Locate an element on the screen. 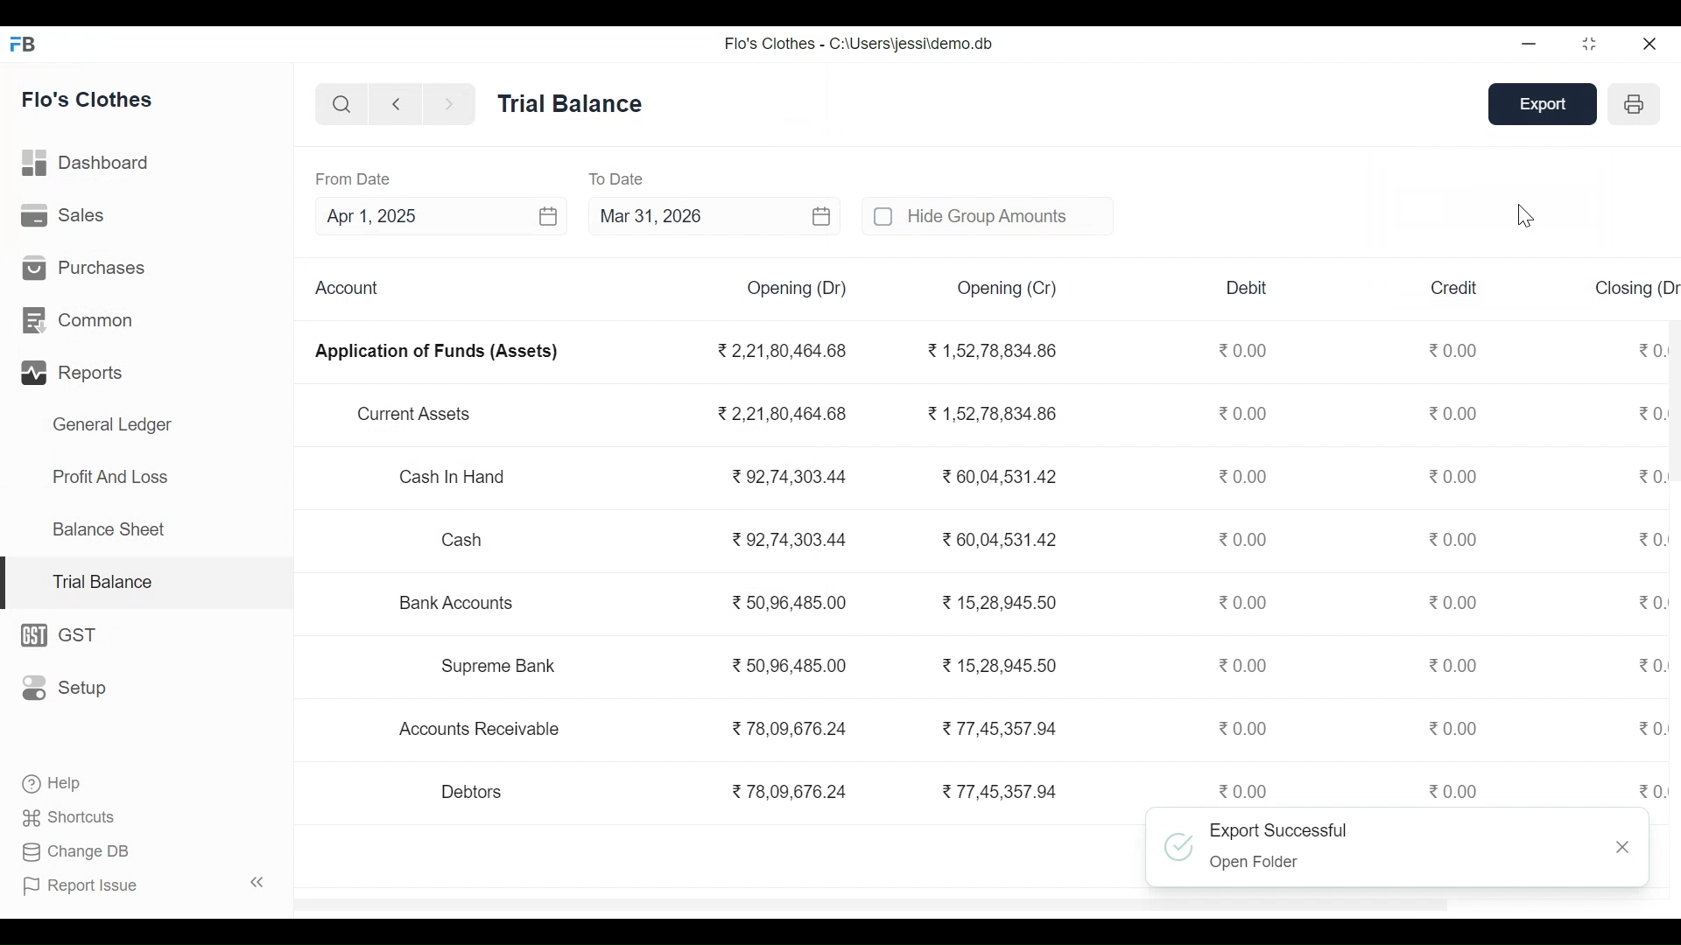 The width and height of the screenshot is (1681, 945). Closing (Dr) is located at coordinates (1635, 285).